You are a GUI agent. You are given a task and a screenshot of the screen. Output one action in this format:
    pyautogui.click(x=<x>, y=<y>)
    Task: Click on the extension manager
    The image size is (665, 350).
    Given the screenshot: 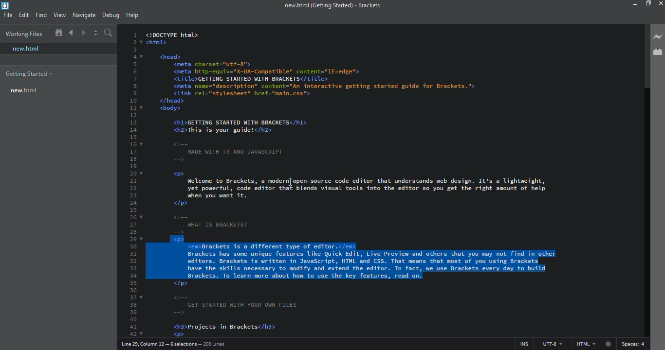 What is the action you would take?
    pyautogui.click(x=657, y=52)
    